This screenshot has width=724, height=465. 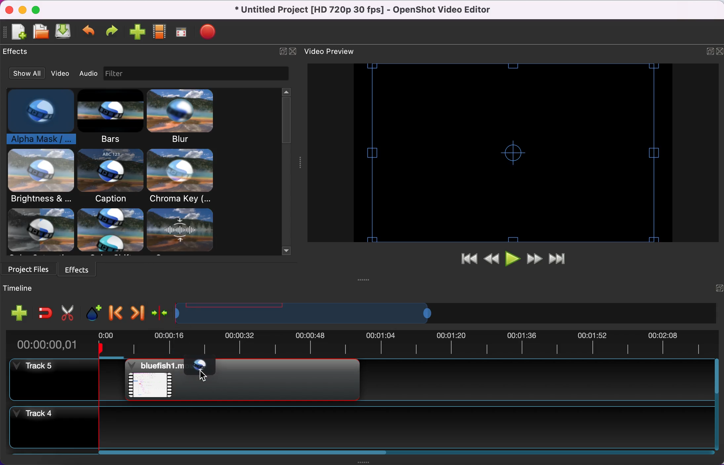 What do you see at coordinates (210, 33) in the screenshot?
I see `export video` at bounding box center [210, 33].